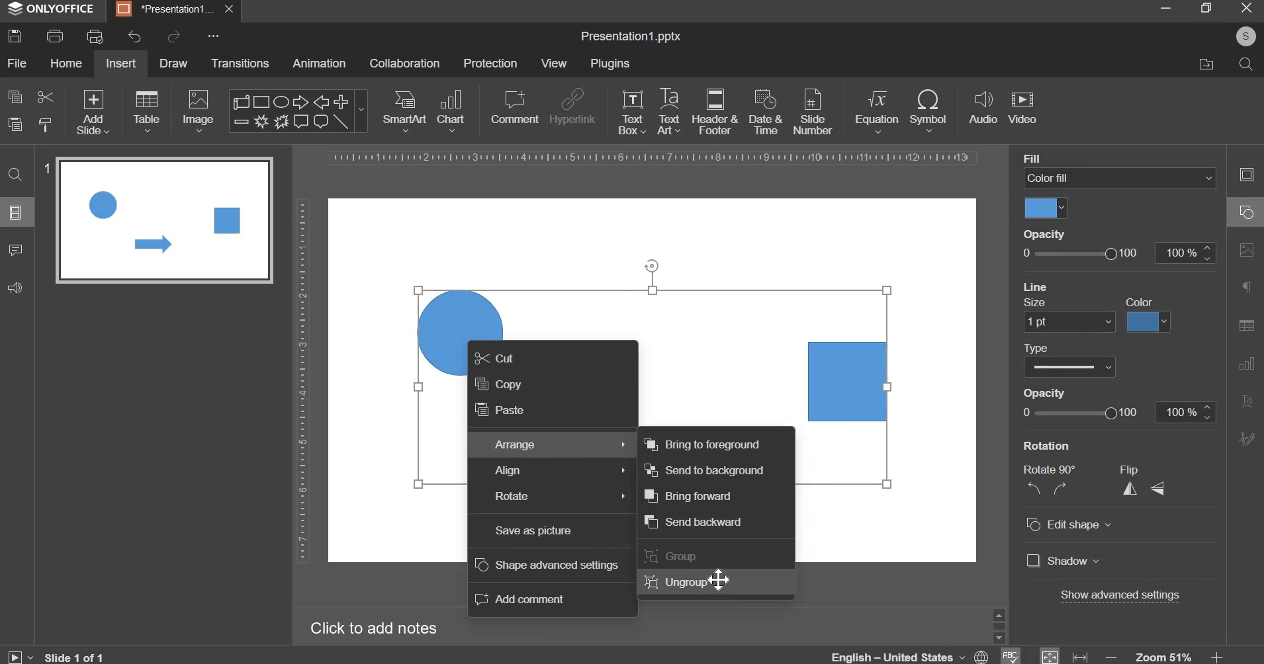 The image size is (1264, 664). I want to click on slide, so click(16, 212).